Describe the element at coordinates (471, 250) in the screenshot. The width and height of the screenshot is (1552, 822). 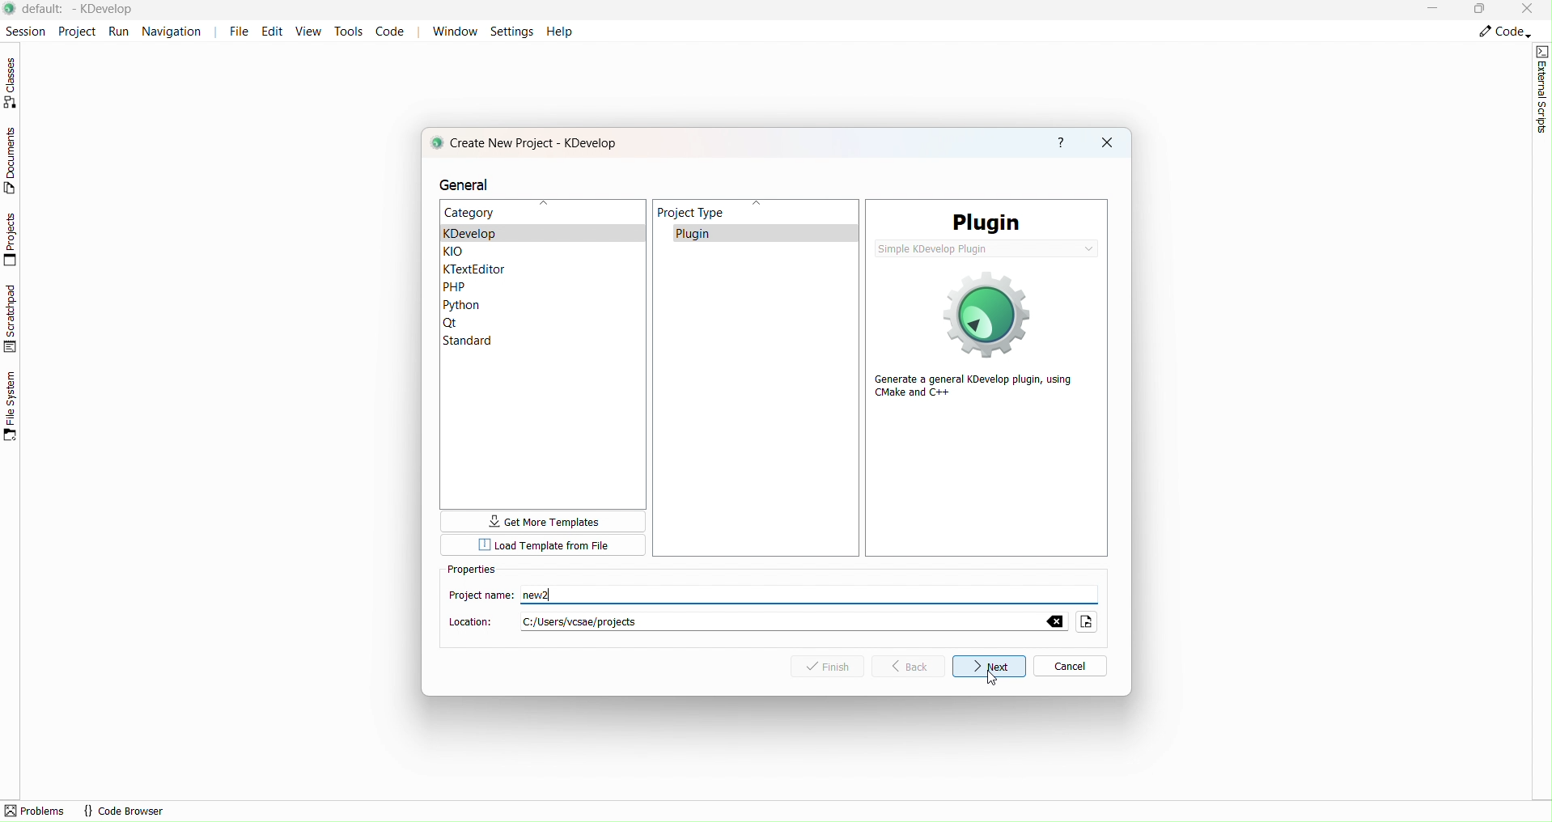
I see `KLO` at that location.